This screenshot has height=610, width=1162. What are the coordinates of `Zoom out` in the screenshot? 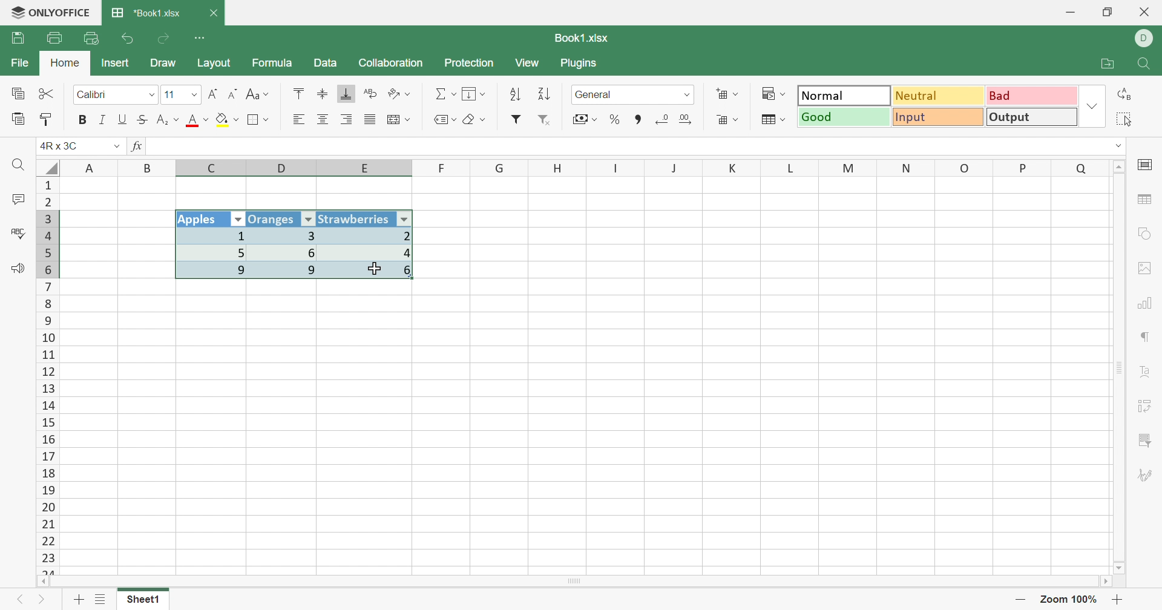 It's located at (1022, 599).